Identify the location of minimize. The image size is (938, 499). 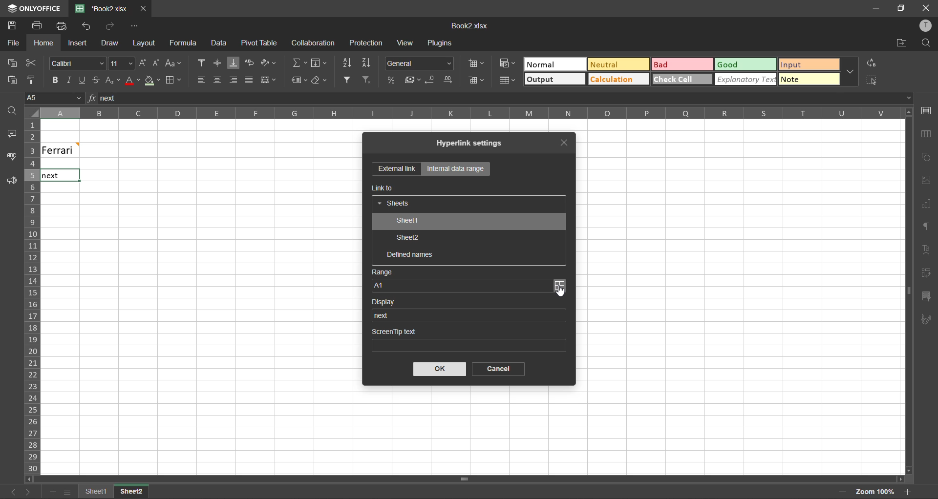
(873, 8).